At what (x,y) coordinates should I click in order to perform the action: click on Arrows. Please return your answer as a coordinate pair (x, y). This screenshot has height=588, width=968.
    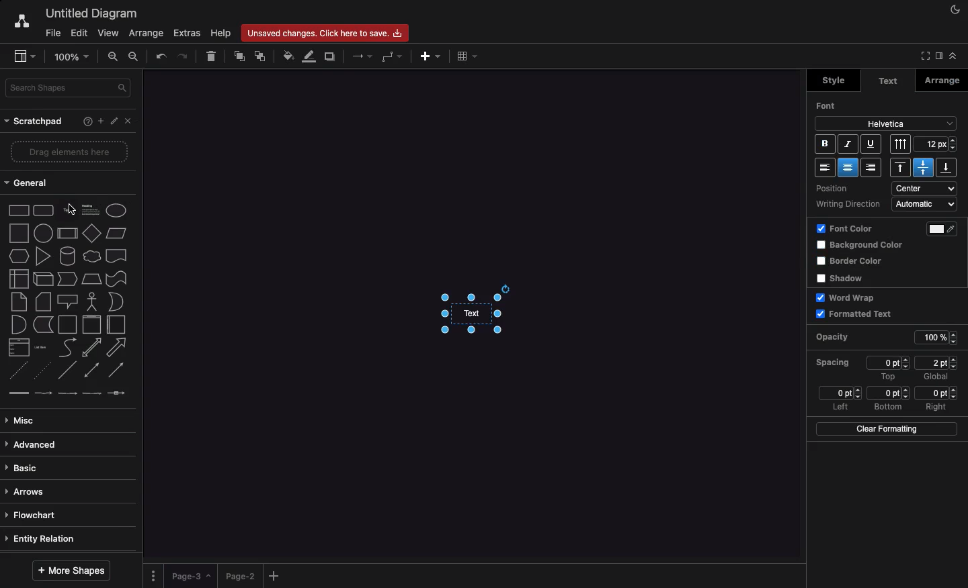
    Looking at the image, I should click on (360, 57).